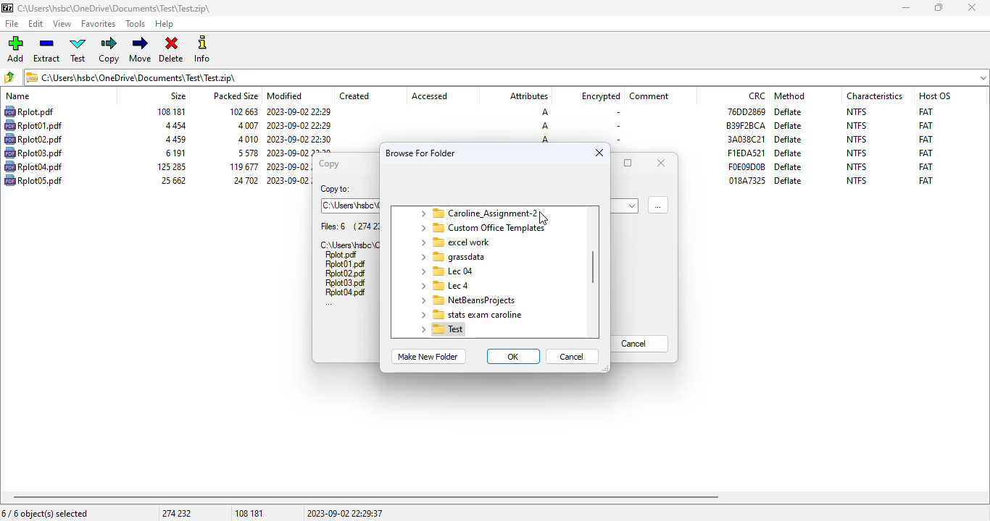 The image size is (990, 521). I want to click on accessed, so click(430, 96).